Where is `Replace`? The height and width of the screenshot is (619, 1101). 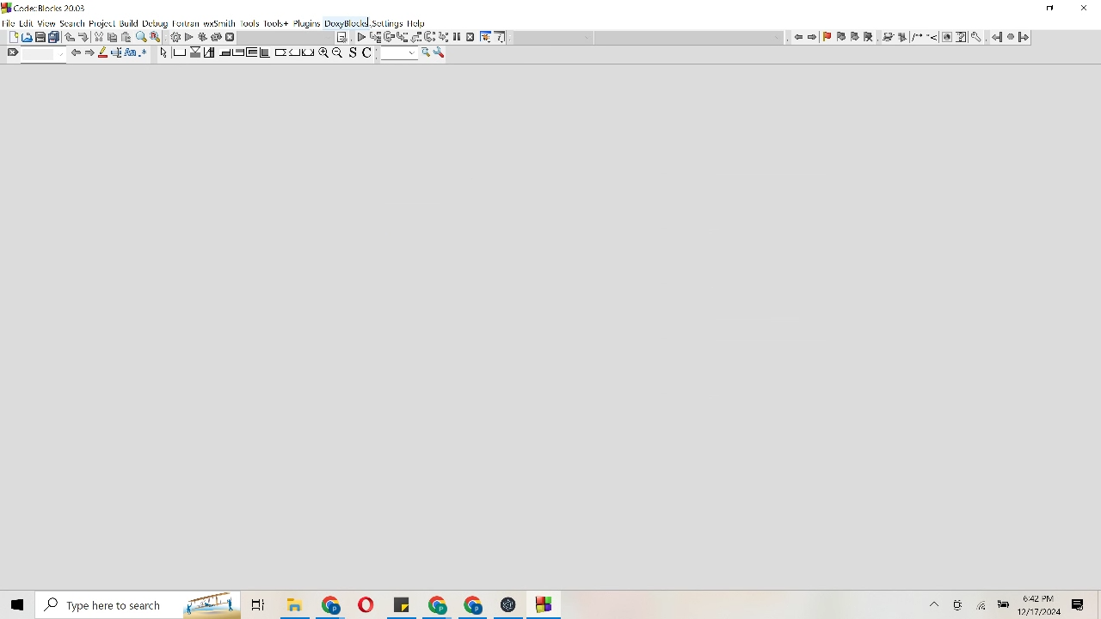
Replace is located at coordinates (157, 37).